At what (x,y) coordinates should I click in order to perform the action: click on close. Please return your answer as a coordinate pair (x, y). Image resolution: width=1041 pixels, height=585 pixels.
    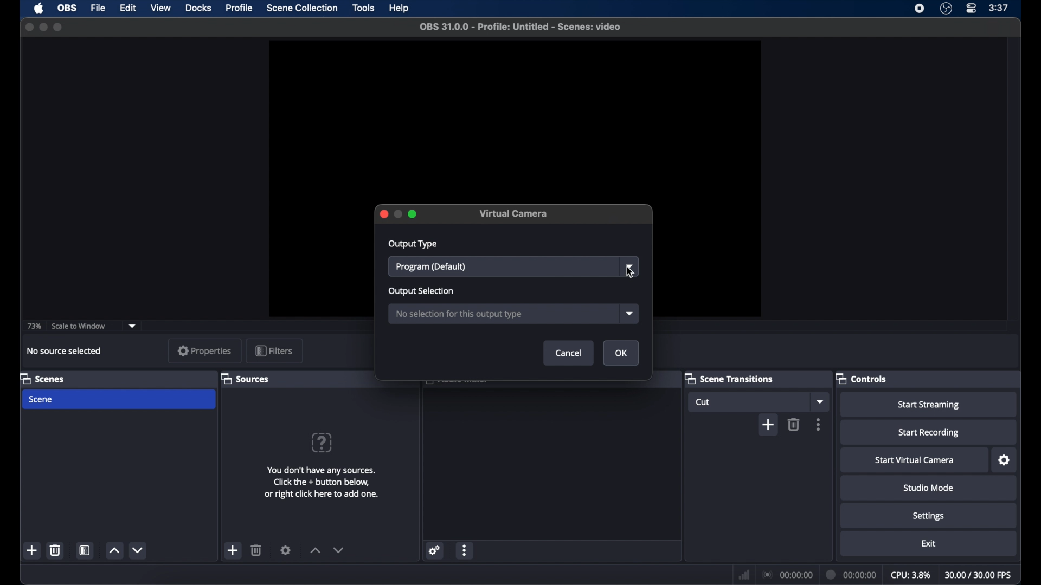
    Looking at the image, I should click on (29, 27).